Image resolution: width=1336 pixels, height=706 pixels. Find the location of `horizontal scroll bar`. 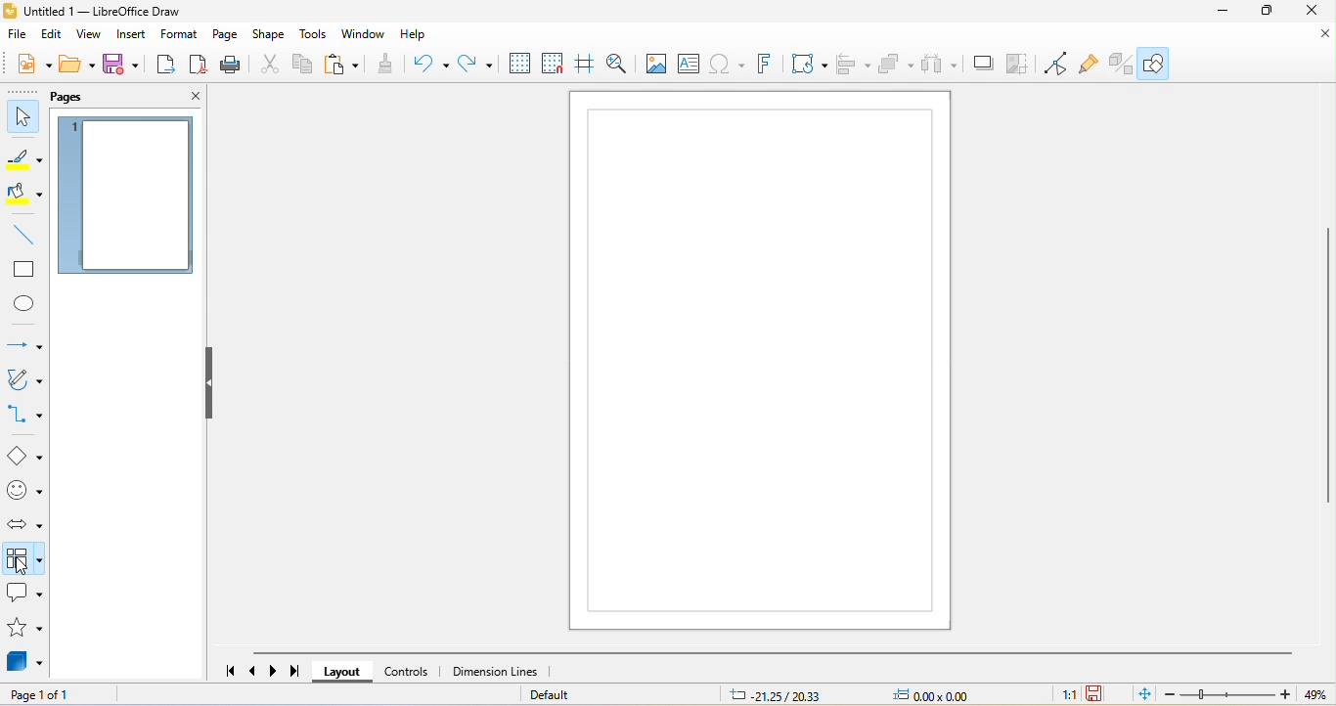

horizontal scroll bar is located at coordinates (772, 652).